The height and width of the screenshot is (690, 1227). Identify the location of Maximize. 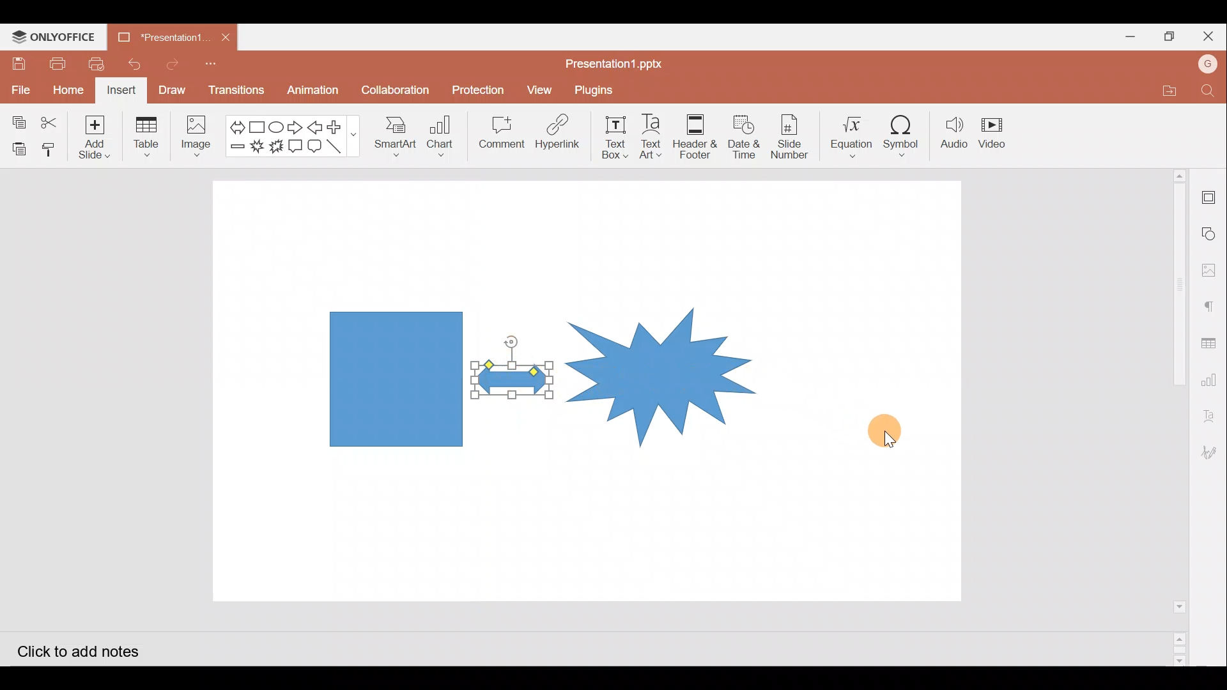
(1166, 34).